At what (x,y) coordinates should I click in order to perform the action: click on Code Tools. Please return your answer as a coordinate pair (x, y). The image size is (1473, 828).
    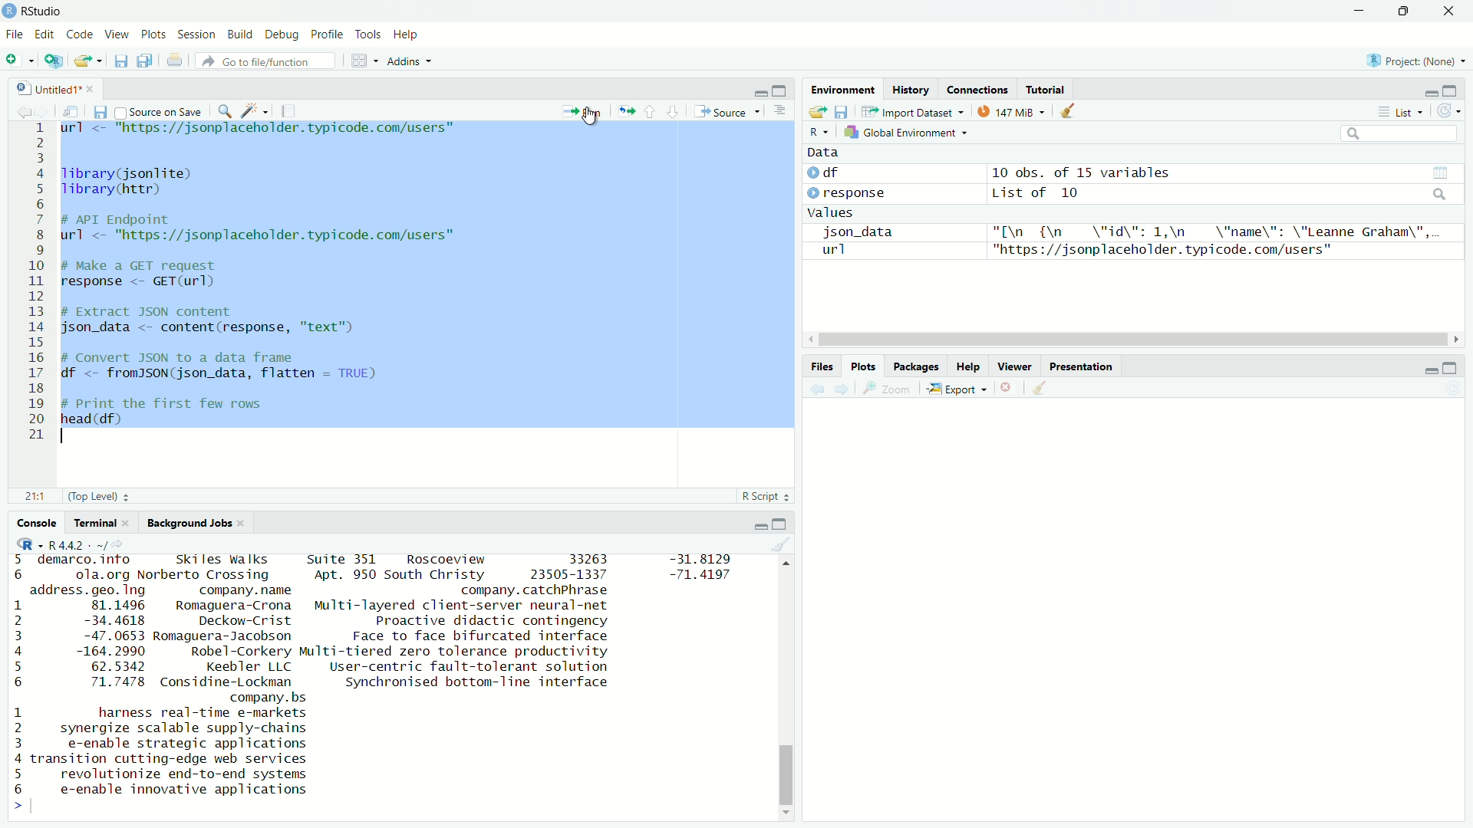
    Looking at the image, I should click on (255, 111).